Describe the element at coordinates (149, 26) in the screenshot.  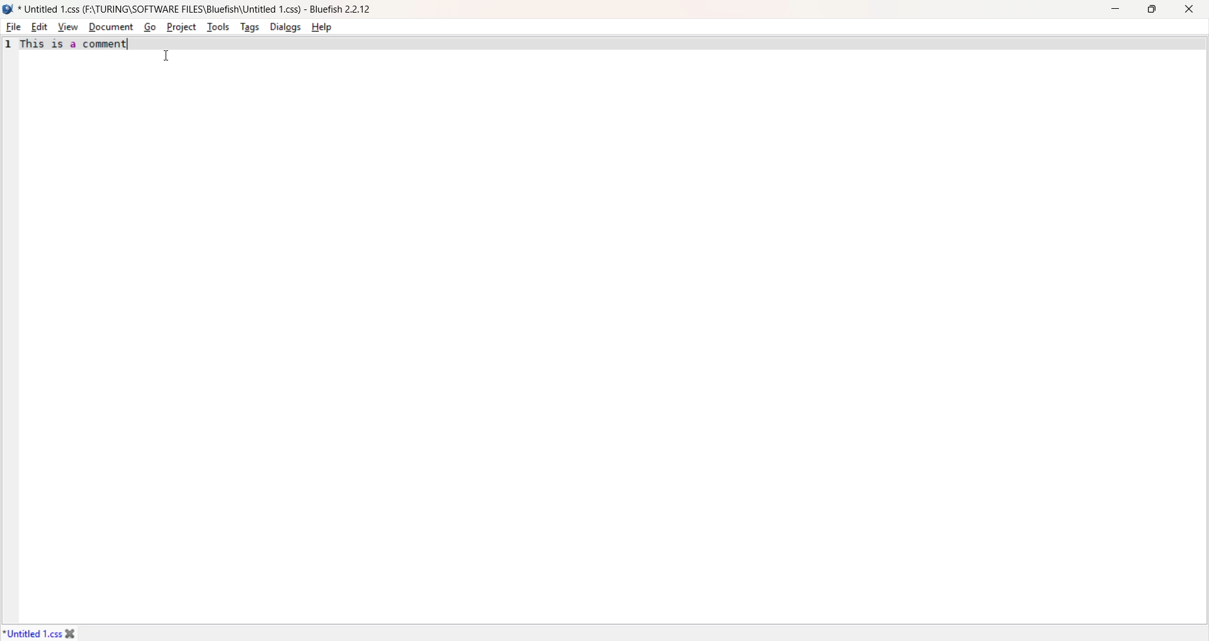
I see `Go` at that location.